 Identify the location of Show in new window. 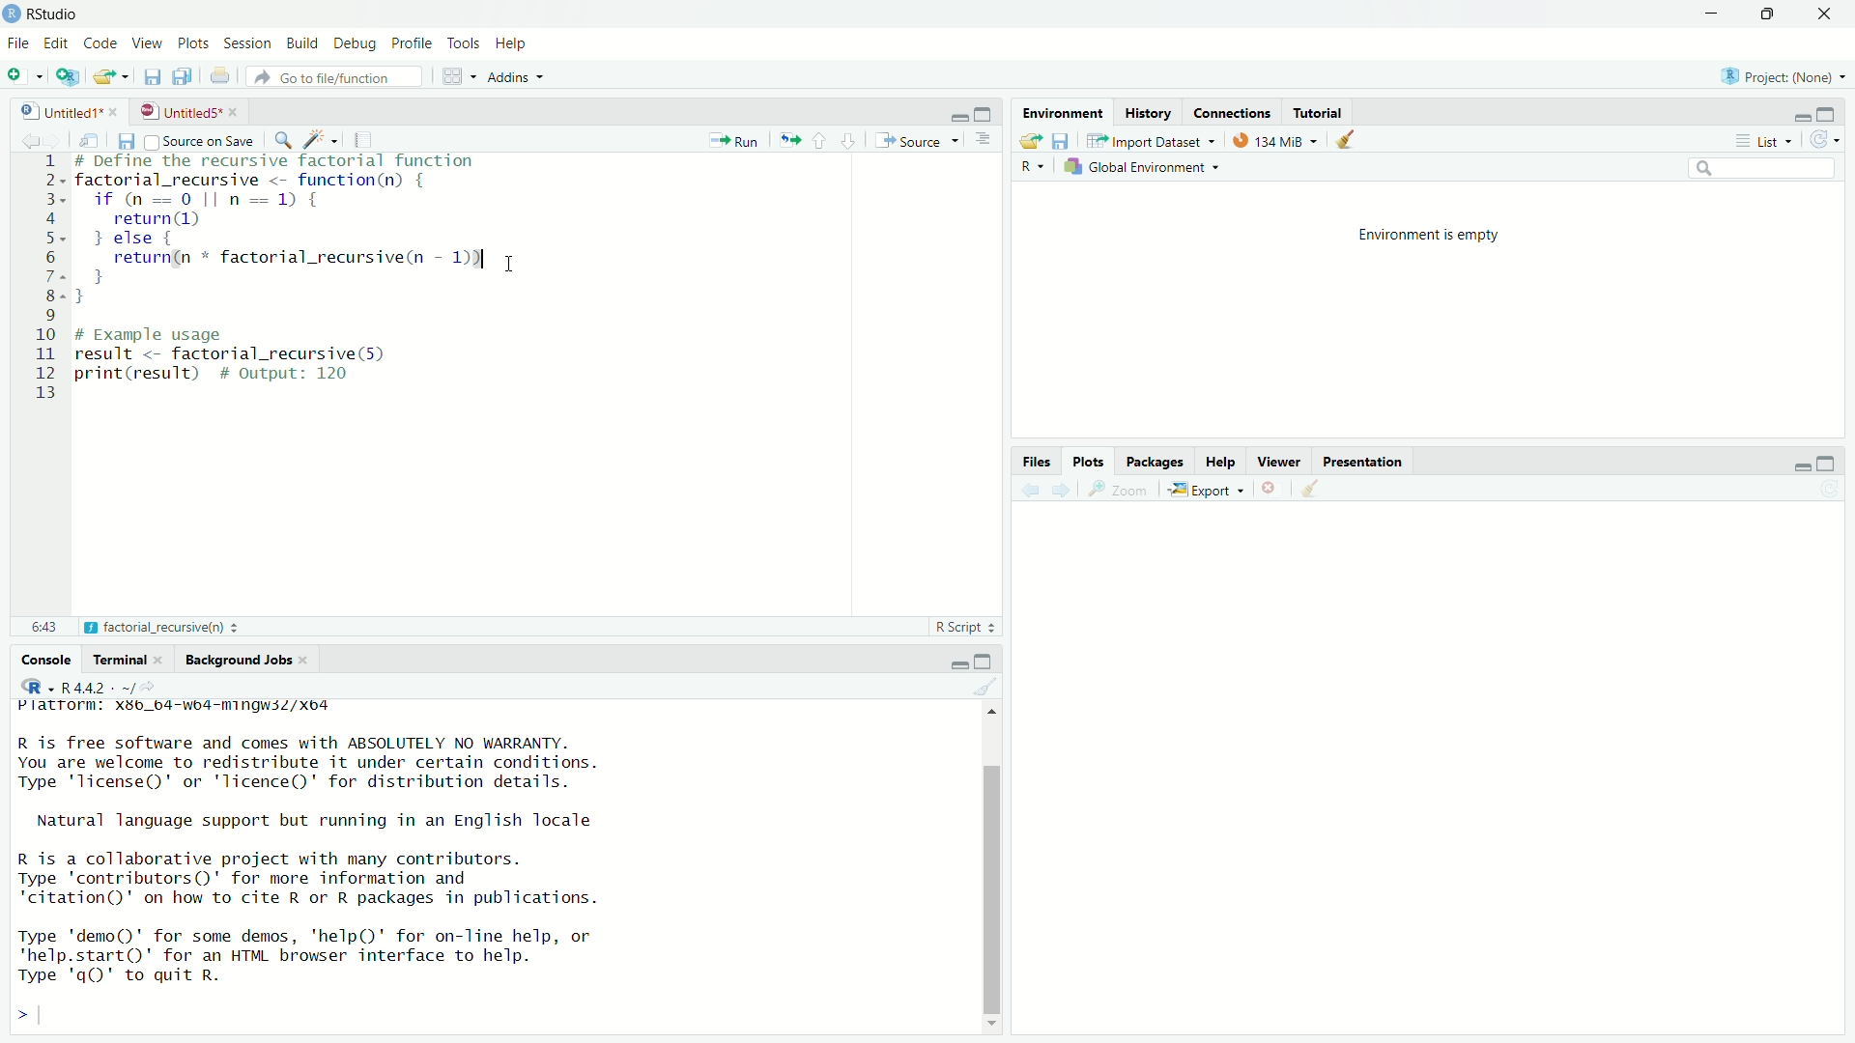
(94, 138).